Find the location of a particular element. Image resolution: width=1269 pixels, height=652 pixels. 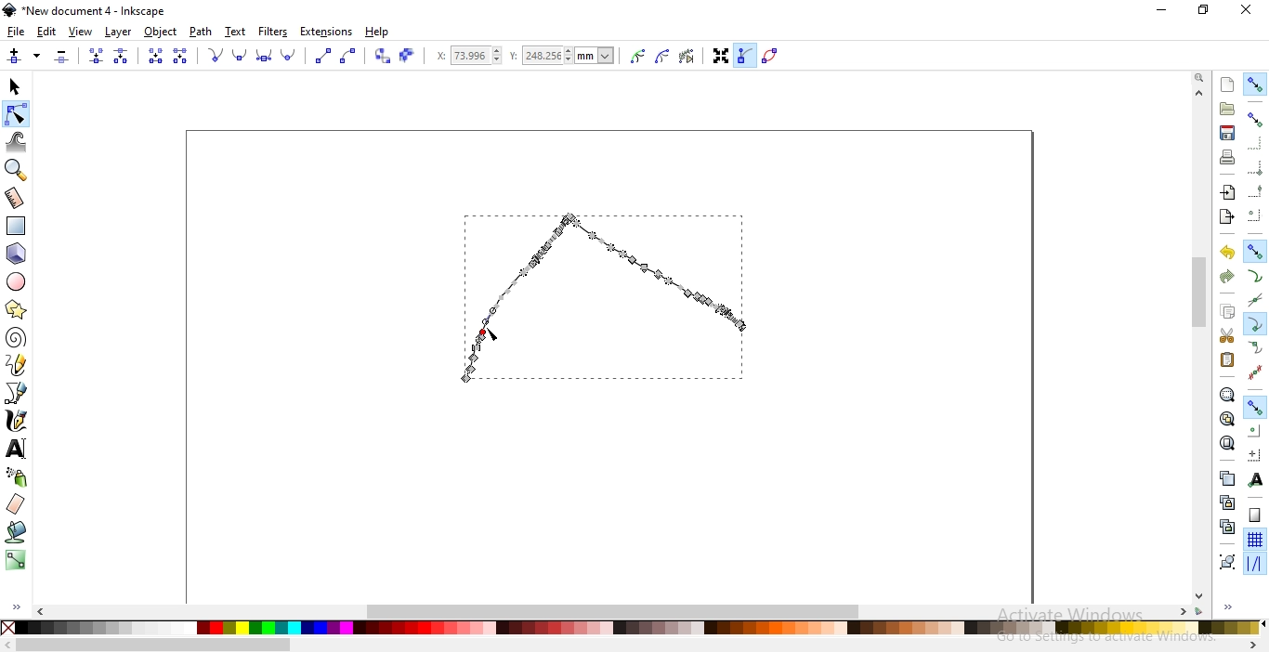

show clipping paths of selected objects is located at coordinates (638, 57).